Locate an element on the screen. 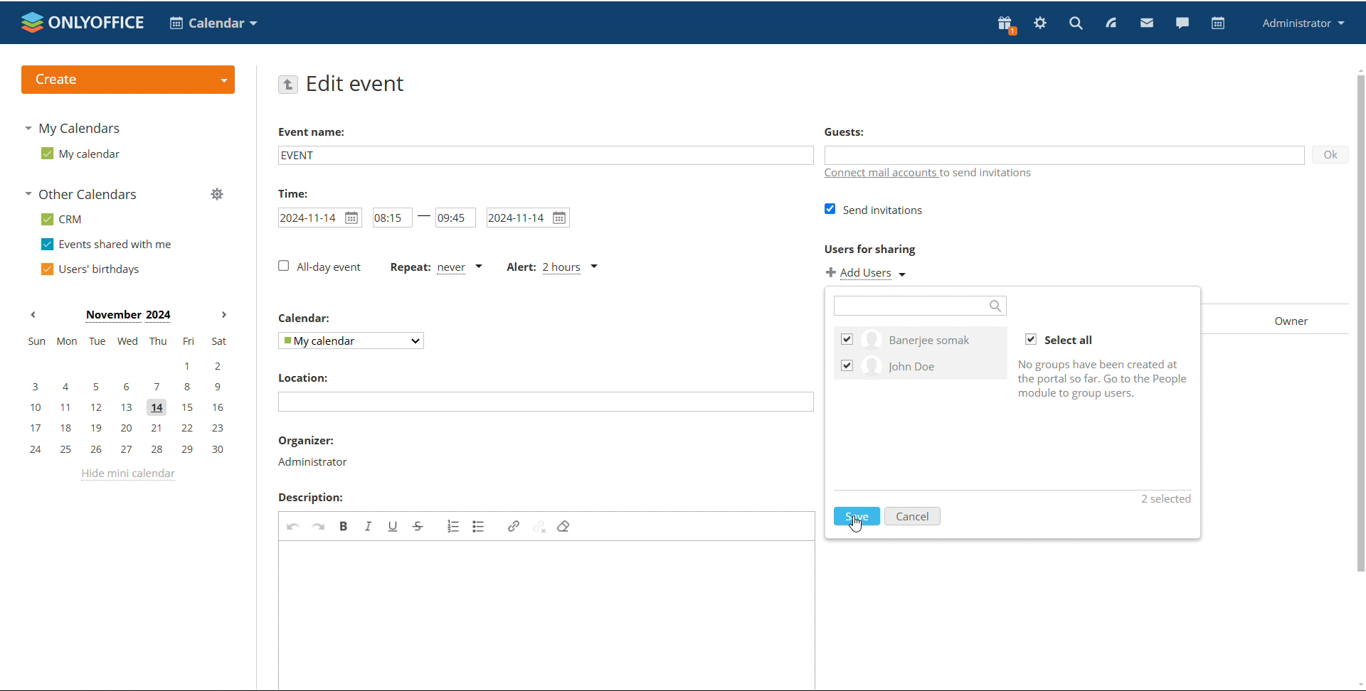 The width and height of the screenshot is (1366, 691). cancel is located at coordinates (914, 517).